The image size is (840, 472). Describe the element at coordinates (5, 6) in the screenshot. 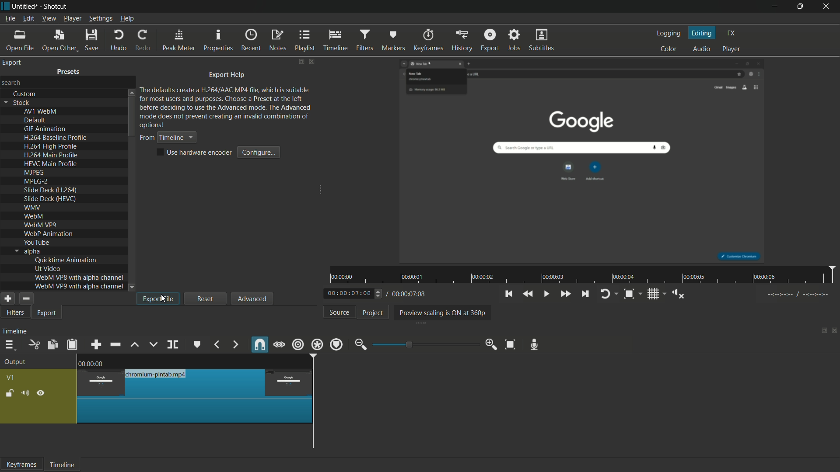

I see `app icon` at that location.